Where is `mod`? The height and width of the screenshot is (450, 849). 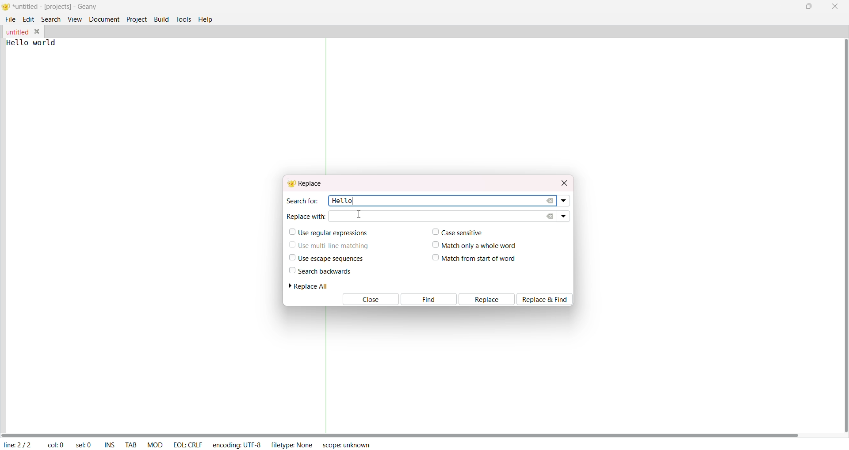
mod is located at coordinates (155, 444).